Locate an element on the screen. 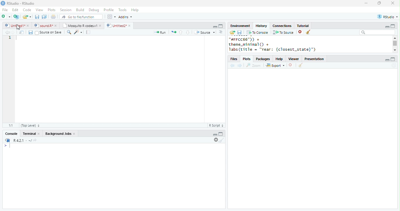 The image size is (400, 211). Files is located at coordinates (234, 59).